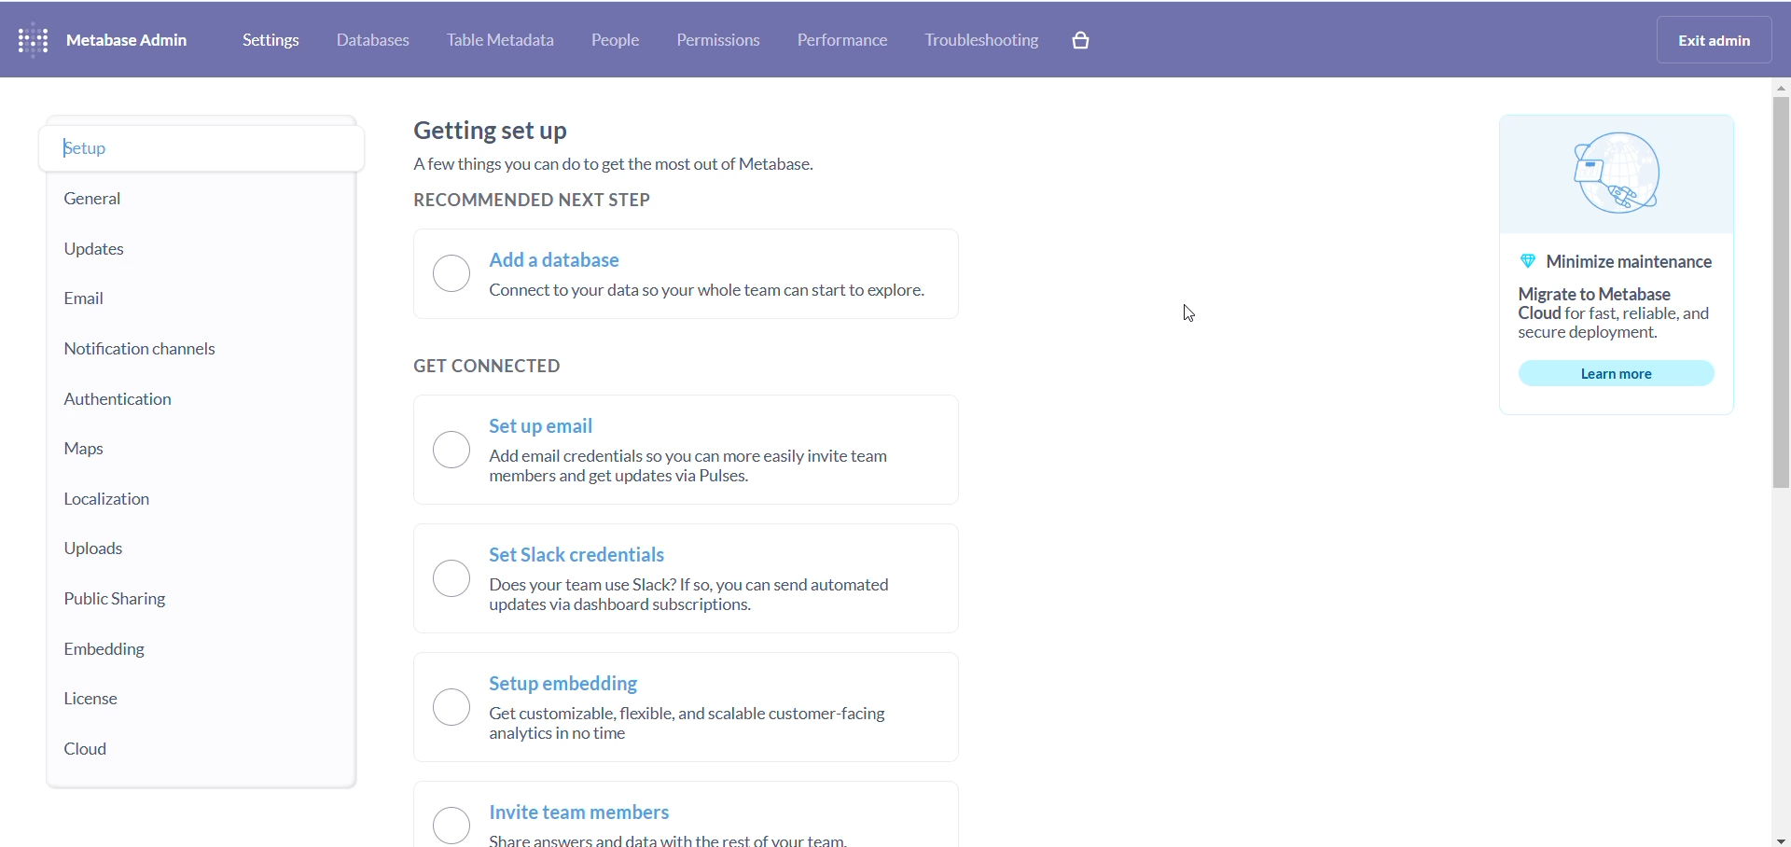  I want to click on getting set up, so click(497, 132).